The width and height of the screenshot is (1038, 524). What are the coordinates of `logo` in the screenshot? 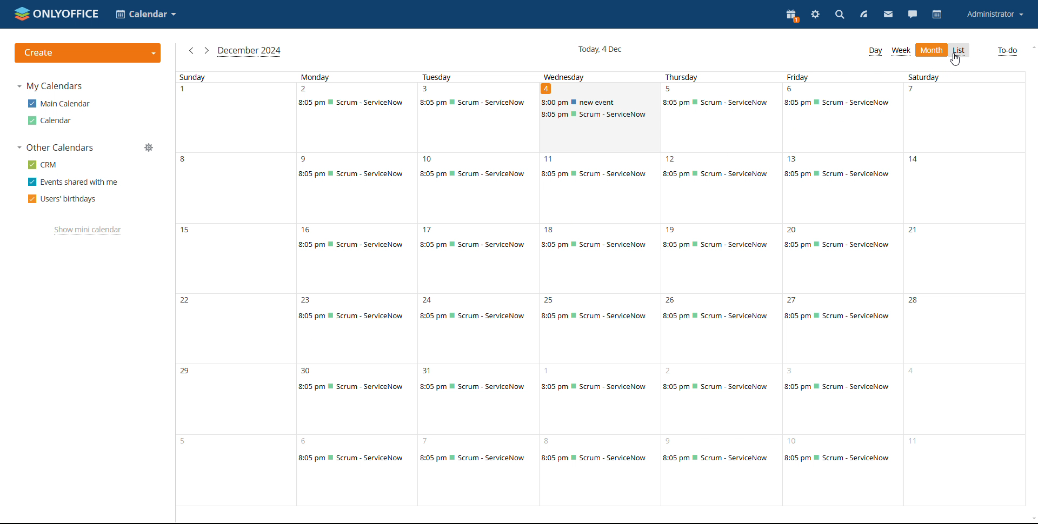 It's located at (57, 14).